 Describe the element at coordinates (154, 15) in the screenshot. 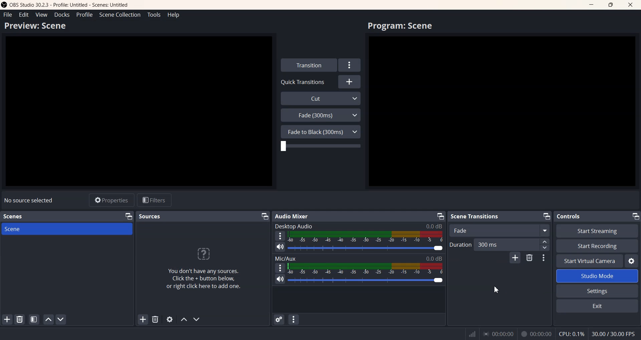

I see `Tools` at that location.